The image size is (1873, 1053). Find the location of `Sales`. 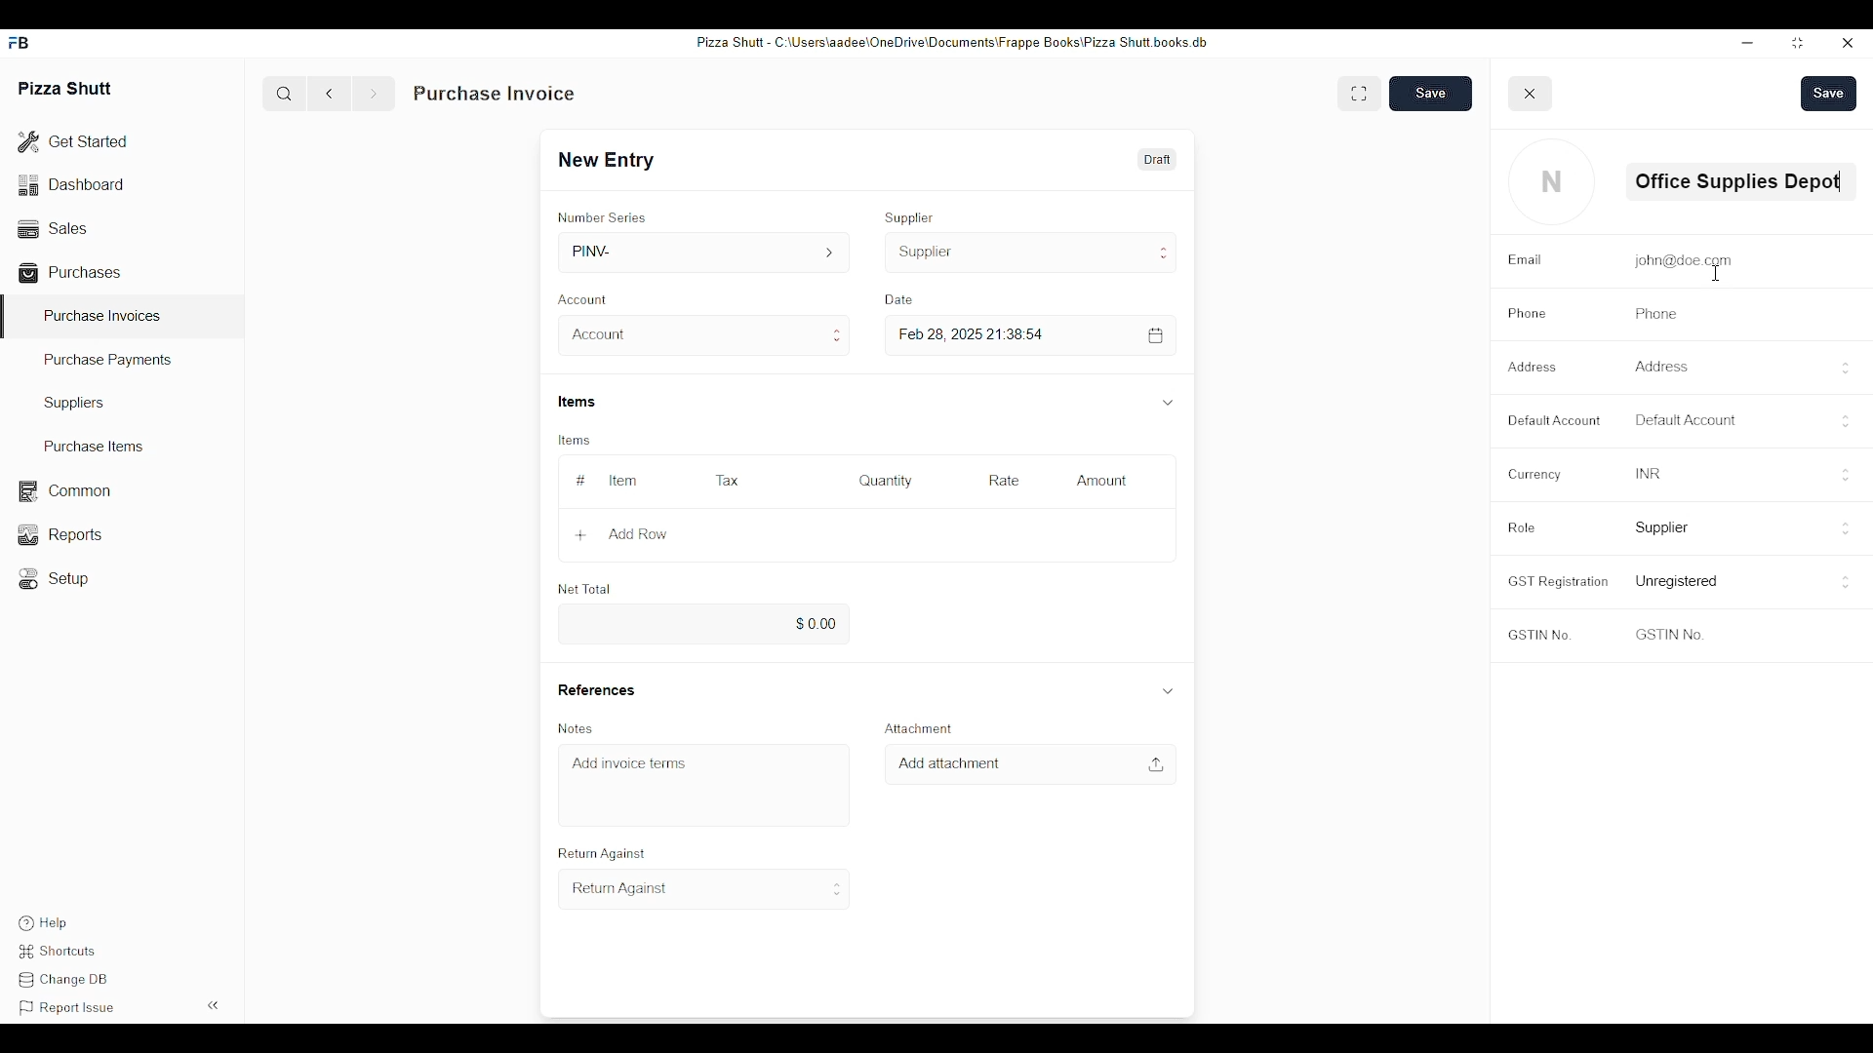

Sales is located at coordinates (51, 226).